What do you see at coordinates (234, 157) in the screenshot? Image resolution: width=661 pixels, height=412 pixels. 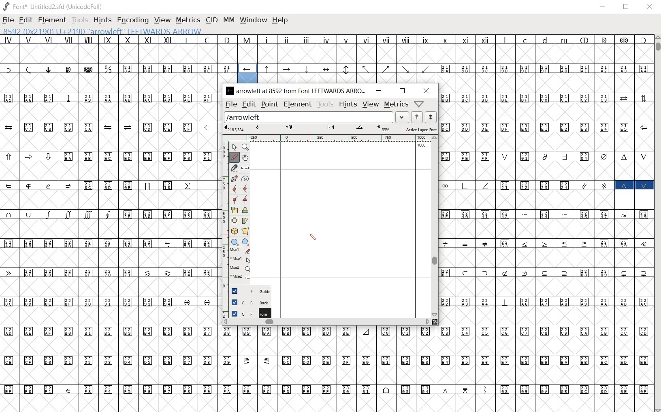 I see `draw a freehand curve` at bounding box center [234, 157].